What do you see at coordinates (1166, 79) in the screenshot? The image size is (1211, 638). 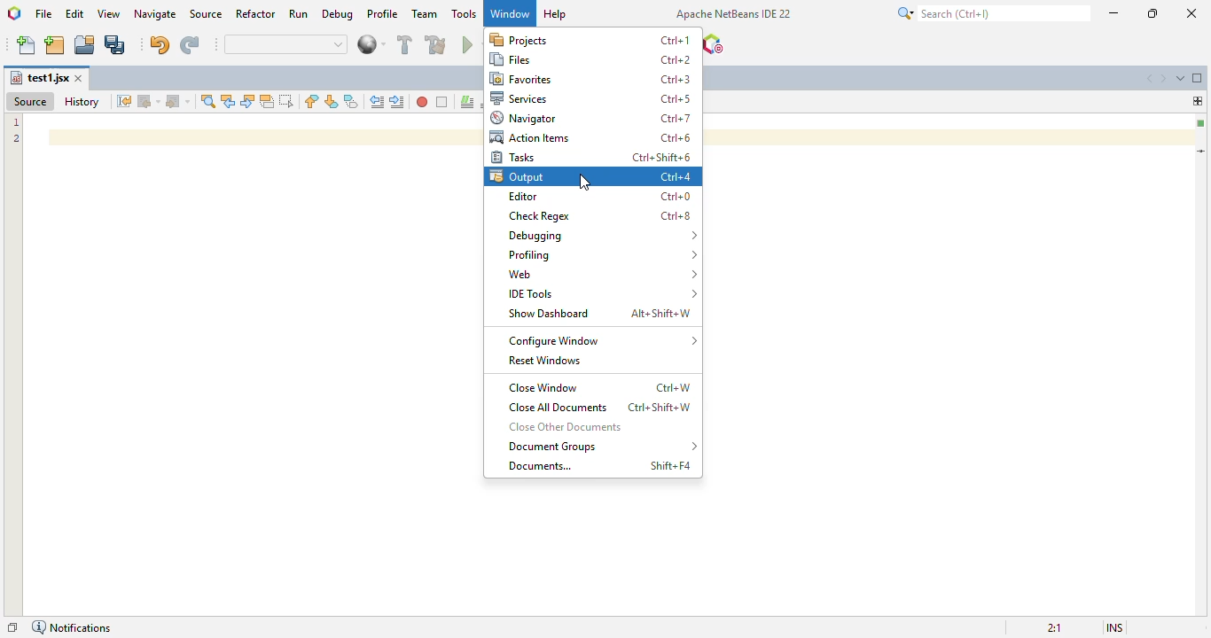 I see `scroll documents right` at bounding box center [1166, 79].